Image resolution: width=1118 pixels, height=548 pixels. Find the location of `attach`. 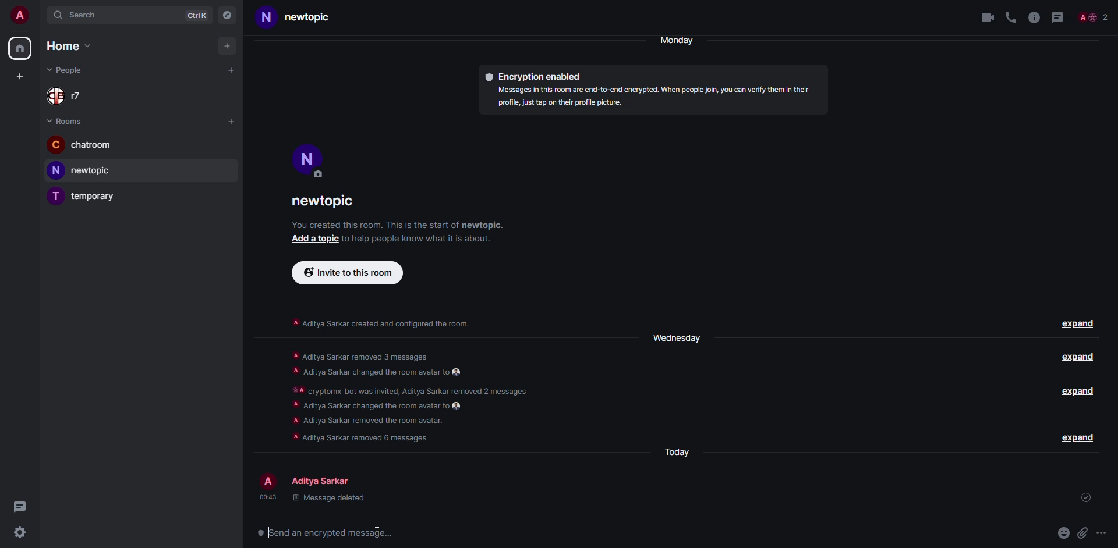

attach is located at coordinates (1084, 532).